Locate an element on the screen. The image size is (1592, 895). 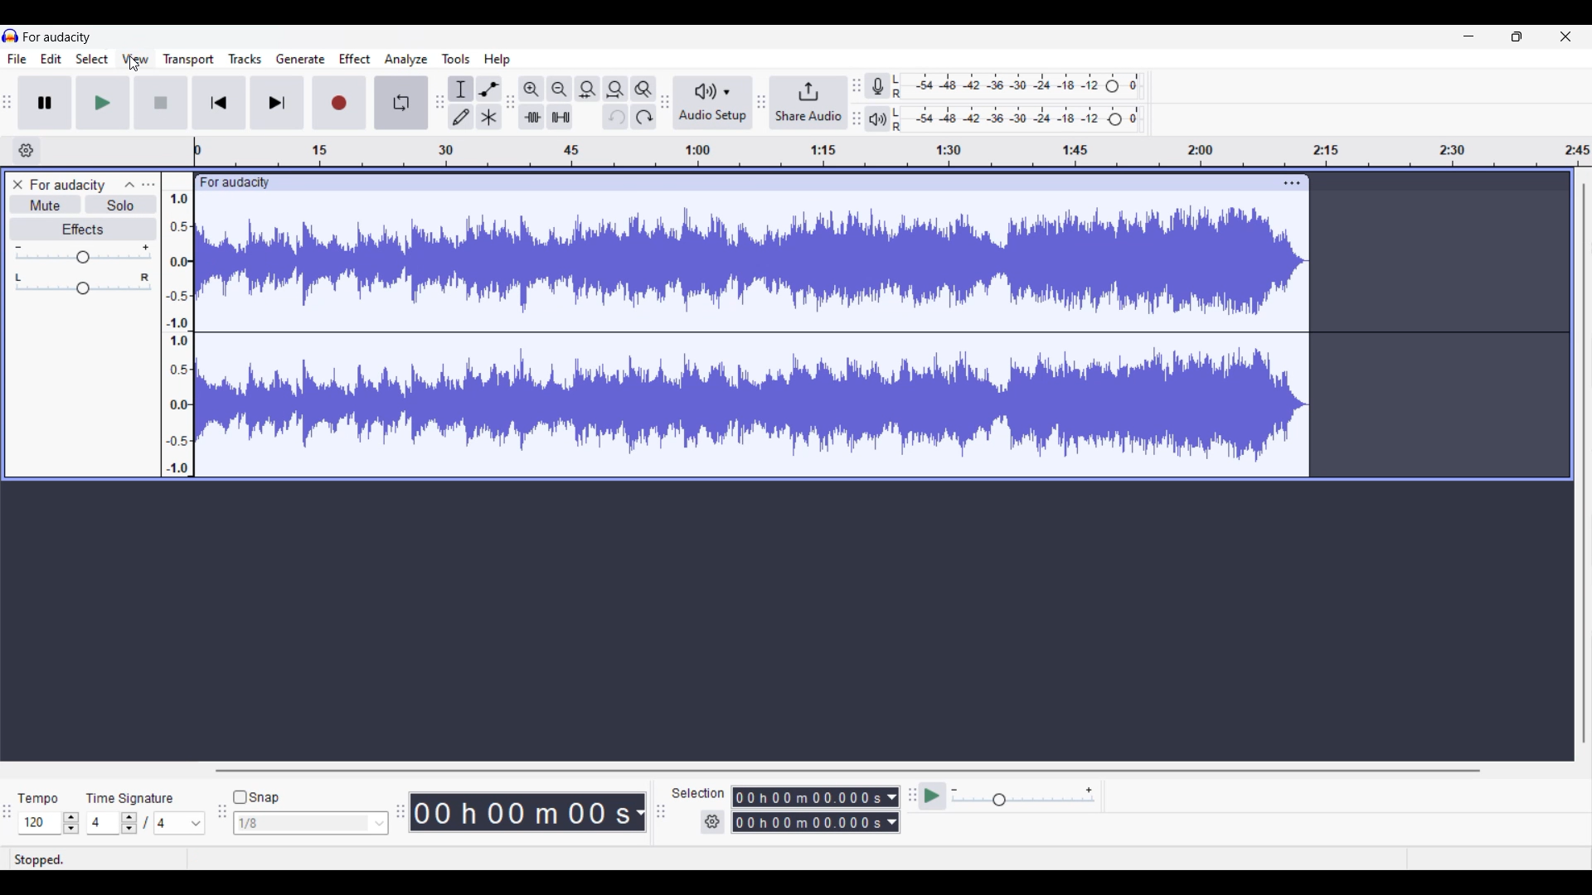
amplitude is located at coordinates (177, 333).